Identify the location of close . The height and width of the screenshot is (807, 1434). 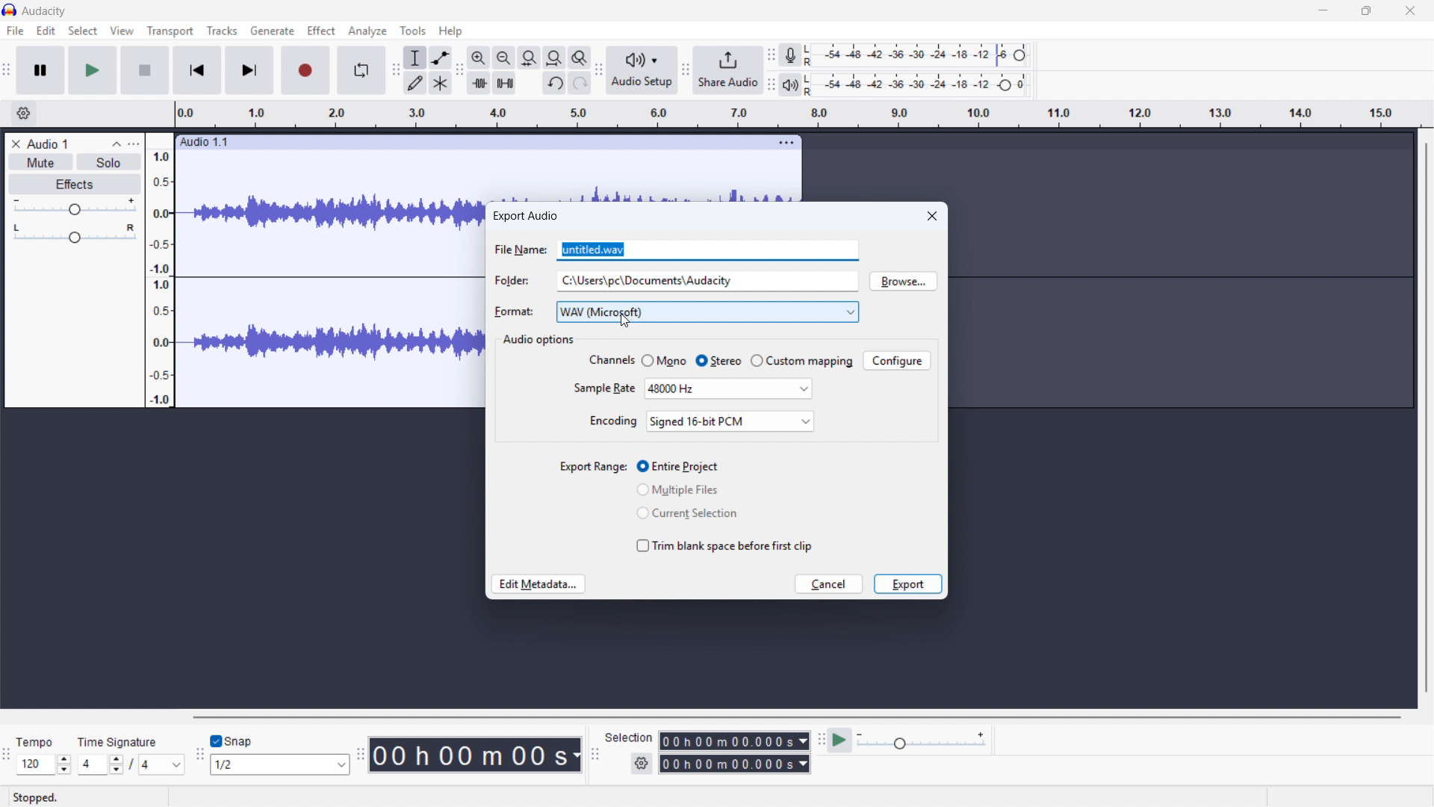
(1410, 11).